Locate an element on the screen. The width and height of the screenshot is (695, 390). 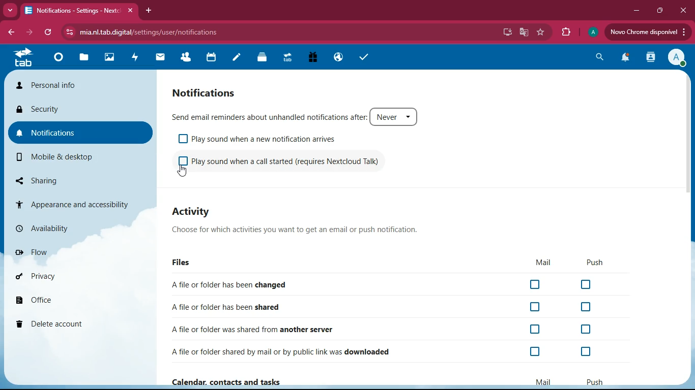
changed is located at coordinates (232, 283).